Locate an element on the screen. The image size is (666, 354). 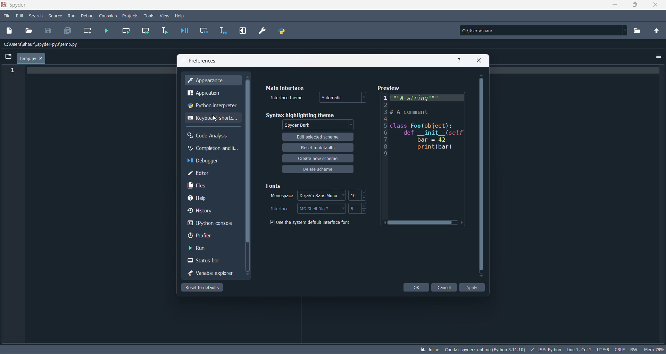
create new cell is located at coordinates (86, 31).